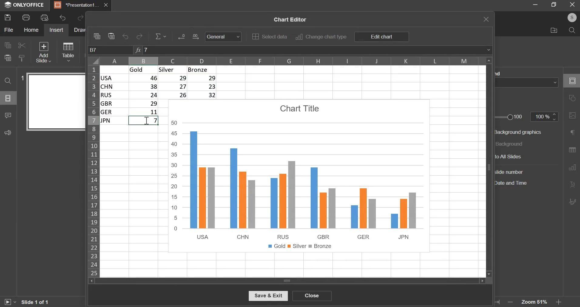 Image resolution: width=580 pixels, height=307 pixels. Describe the element at coordinates (269, 36) in the screenshot. I see `select data` at that location.